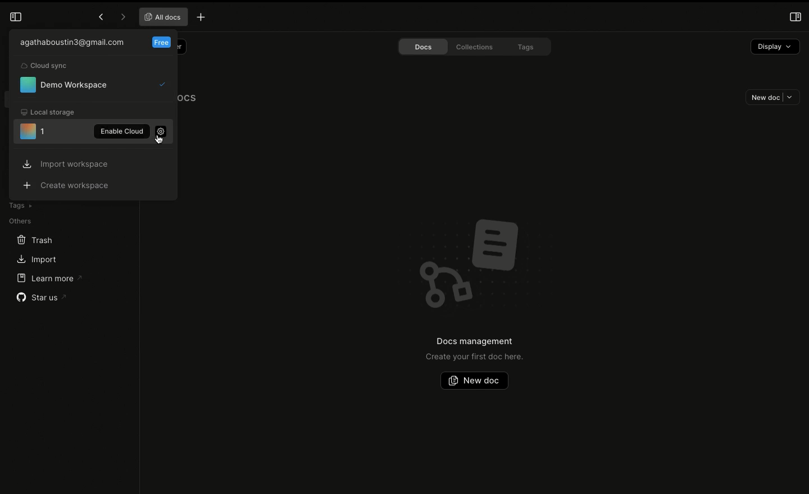 This screenshot has height=494, width=809. Describe the element at coordinates (20, 205) in the screenshot. I see `Tags` at that location.